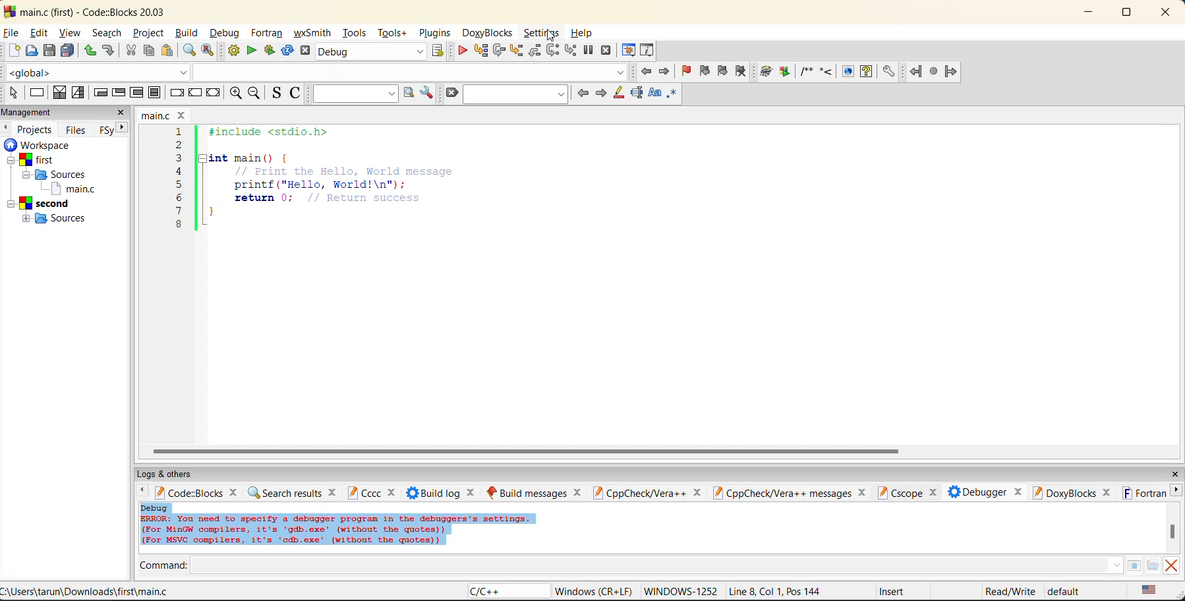  What do you see at coordinates (1169, 11) in the screenshot?
I see `close` at bounding box center [1169, 11].